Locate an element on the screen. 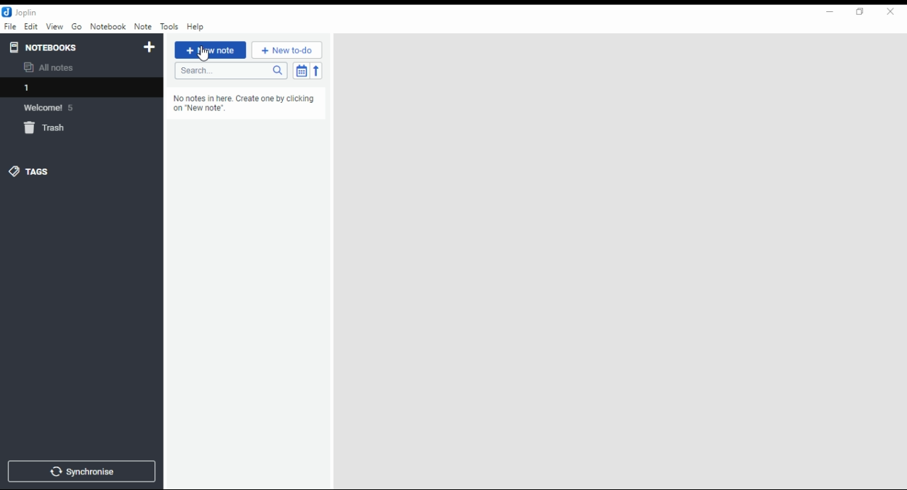  tools is located at coordinates (170, 27).